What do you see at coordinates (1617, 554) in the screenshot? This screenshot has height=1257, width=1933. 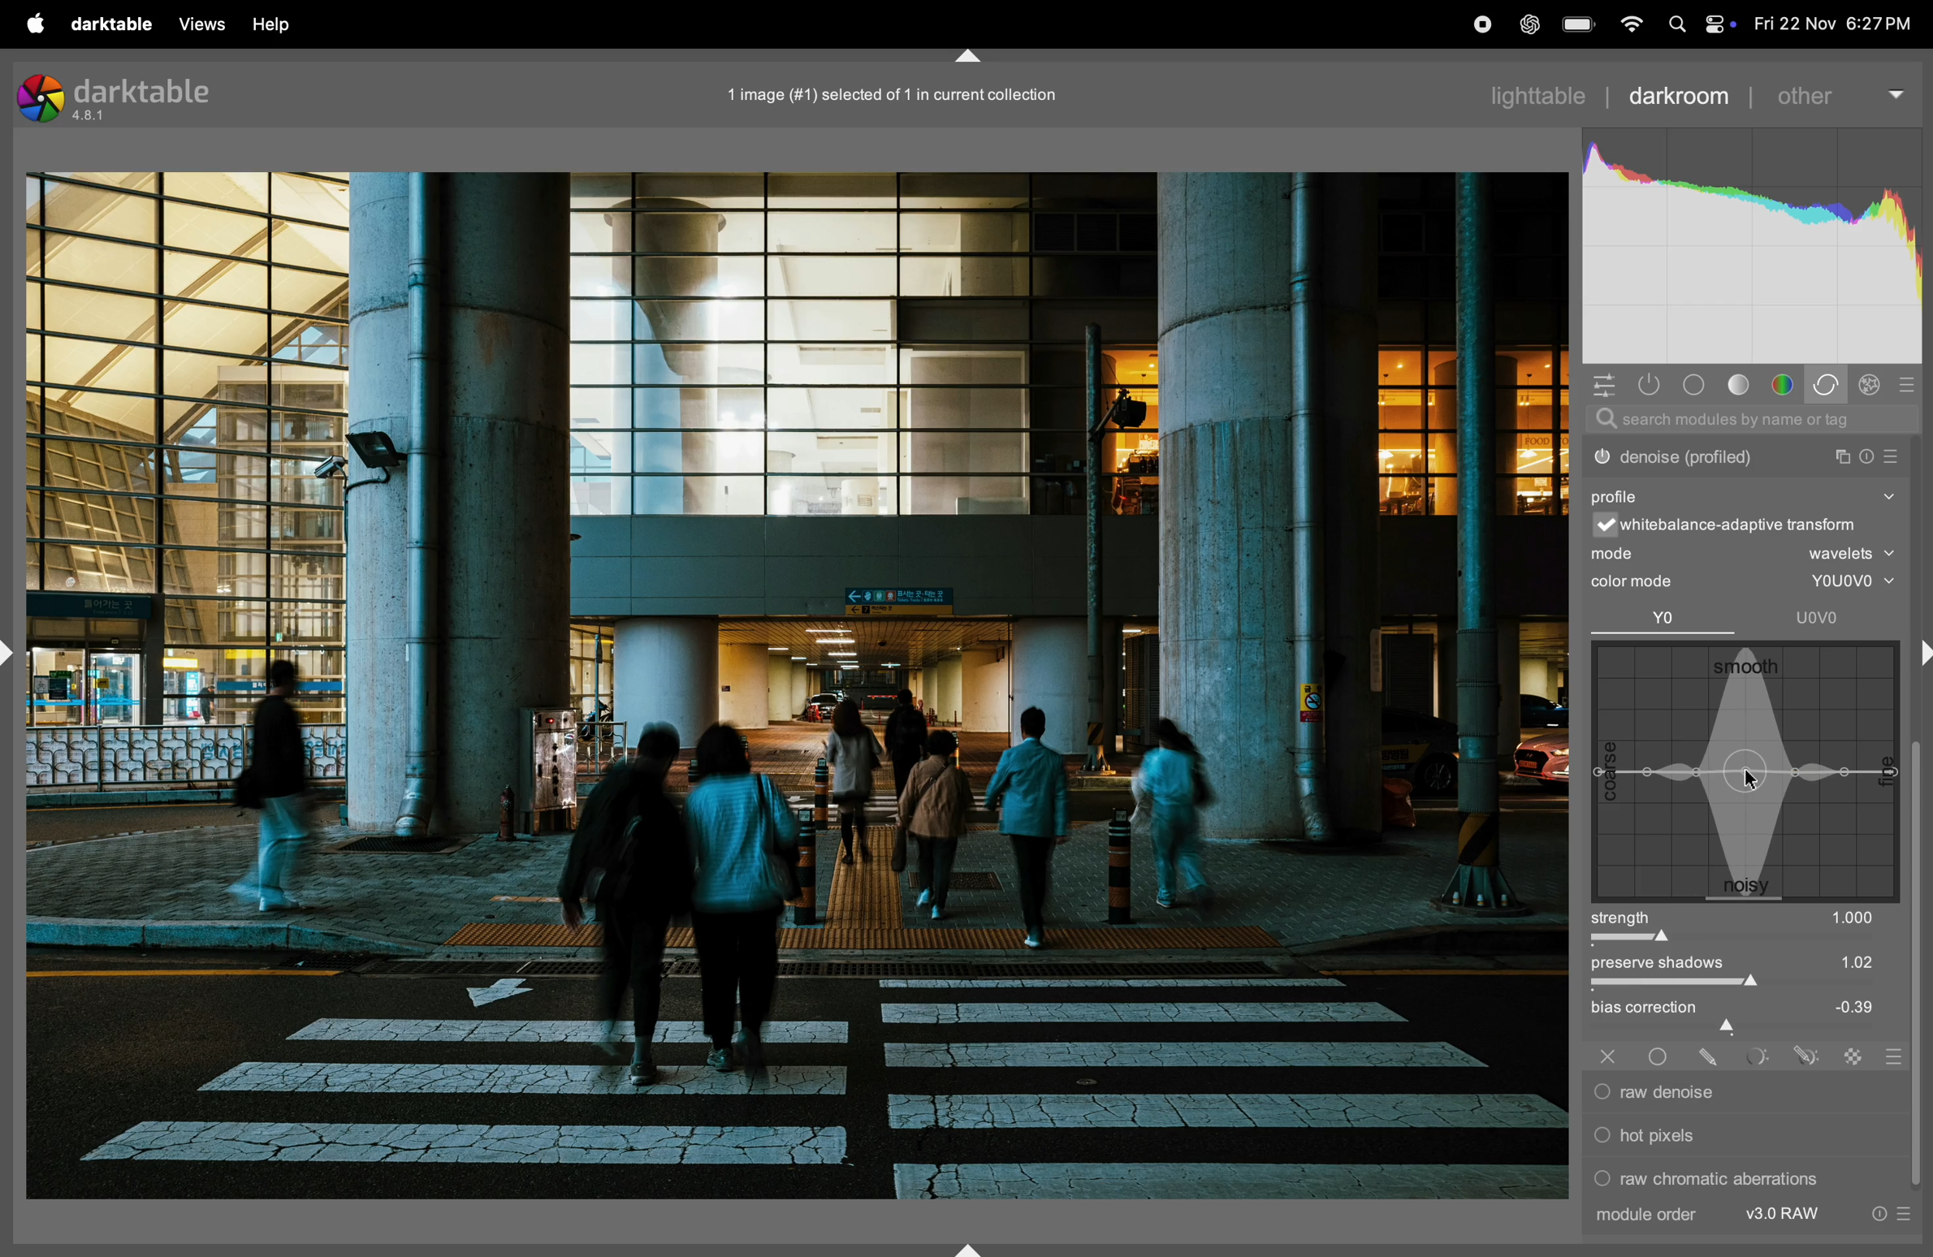 I see `mode` at bounding box center [1617, 554].